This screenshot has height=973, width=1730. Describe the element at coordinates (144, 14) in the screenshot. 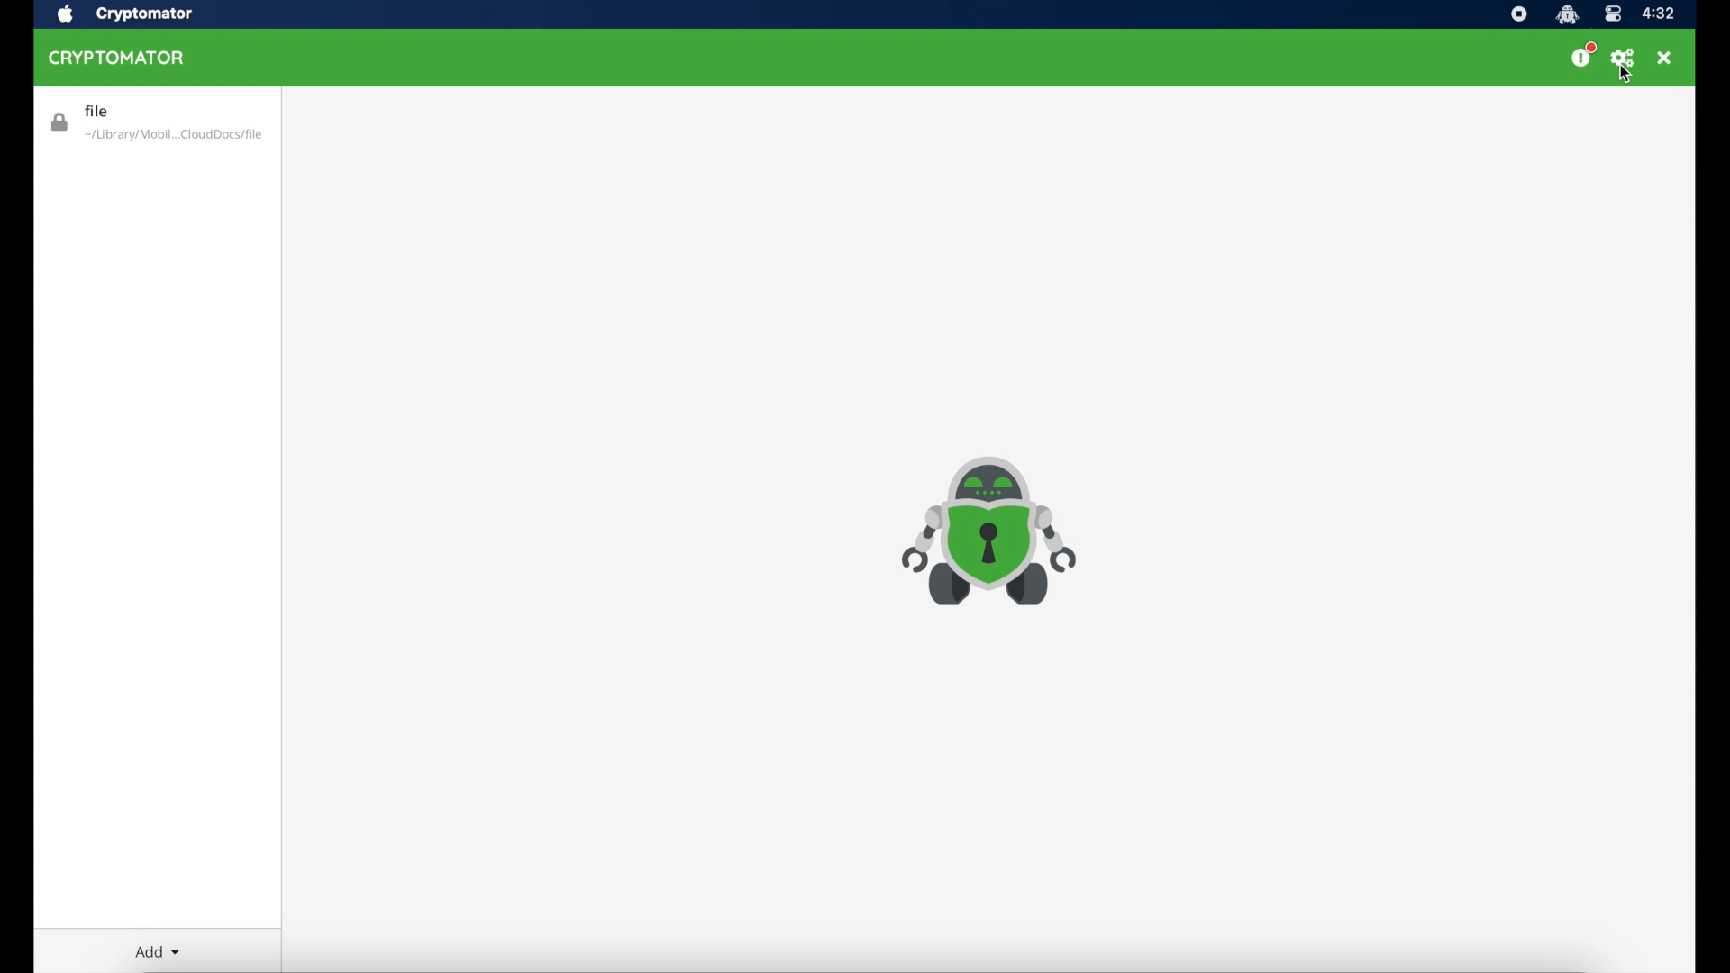

I see `cryptomator` at that location.